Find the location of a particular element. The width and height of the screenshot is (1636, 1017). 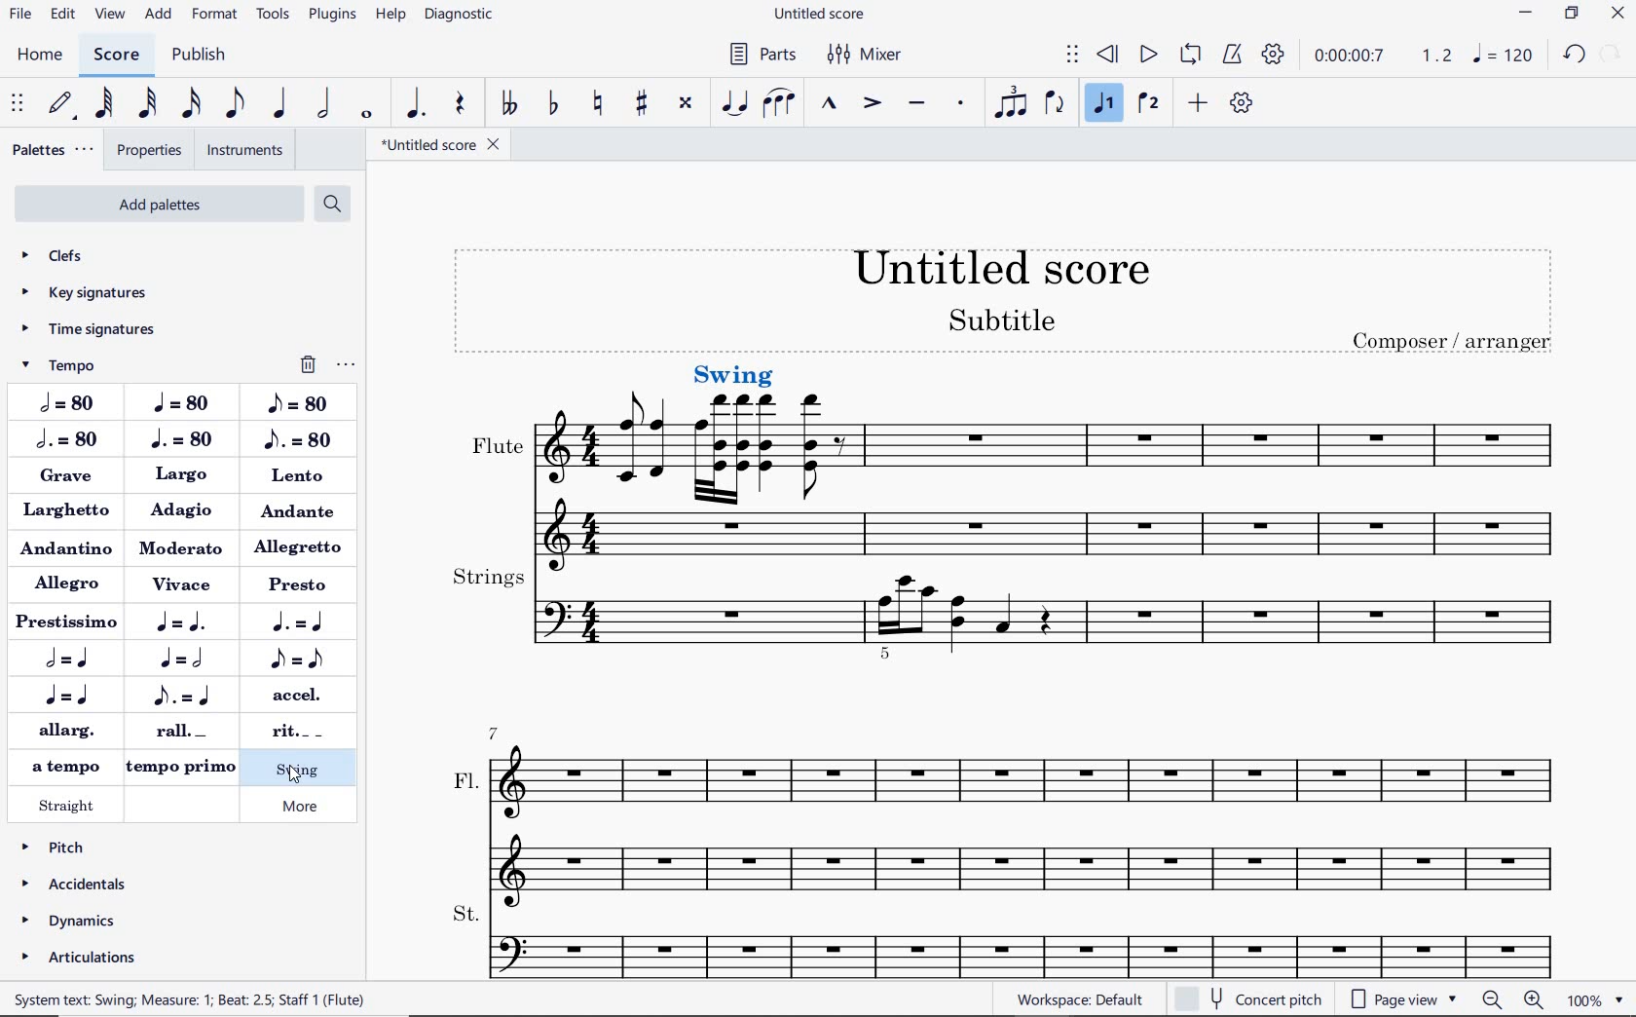

cursor is located at coordinates (292, 776).